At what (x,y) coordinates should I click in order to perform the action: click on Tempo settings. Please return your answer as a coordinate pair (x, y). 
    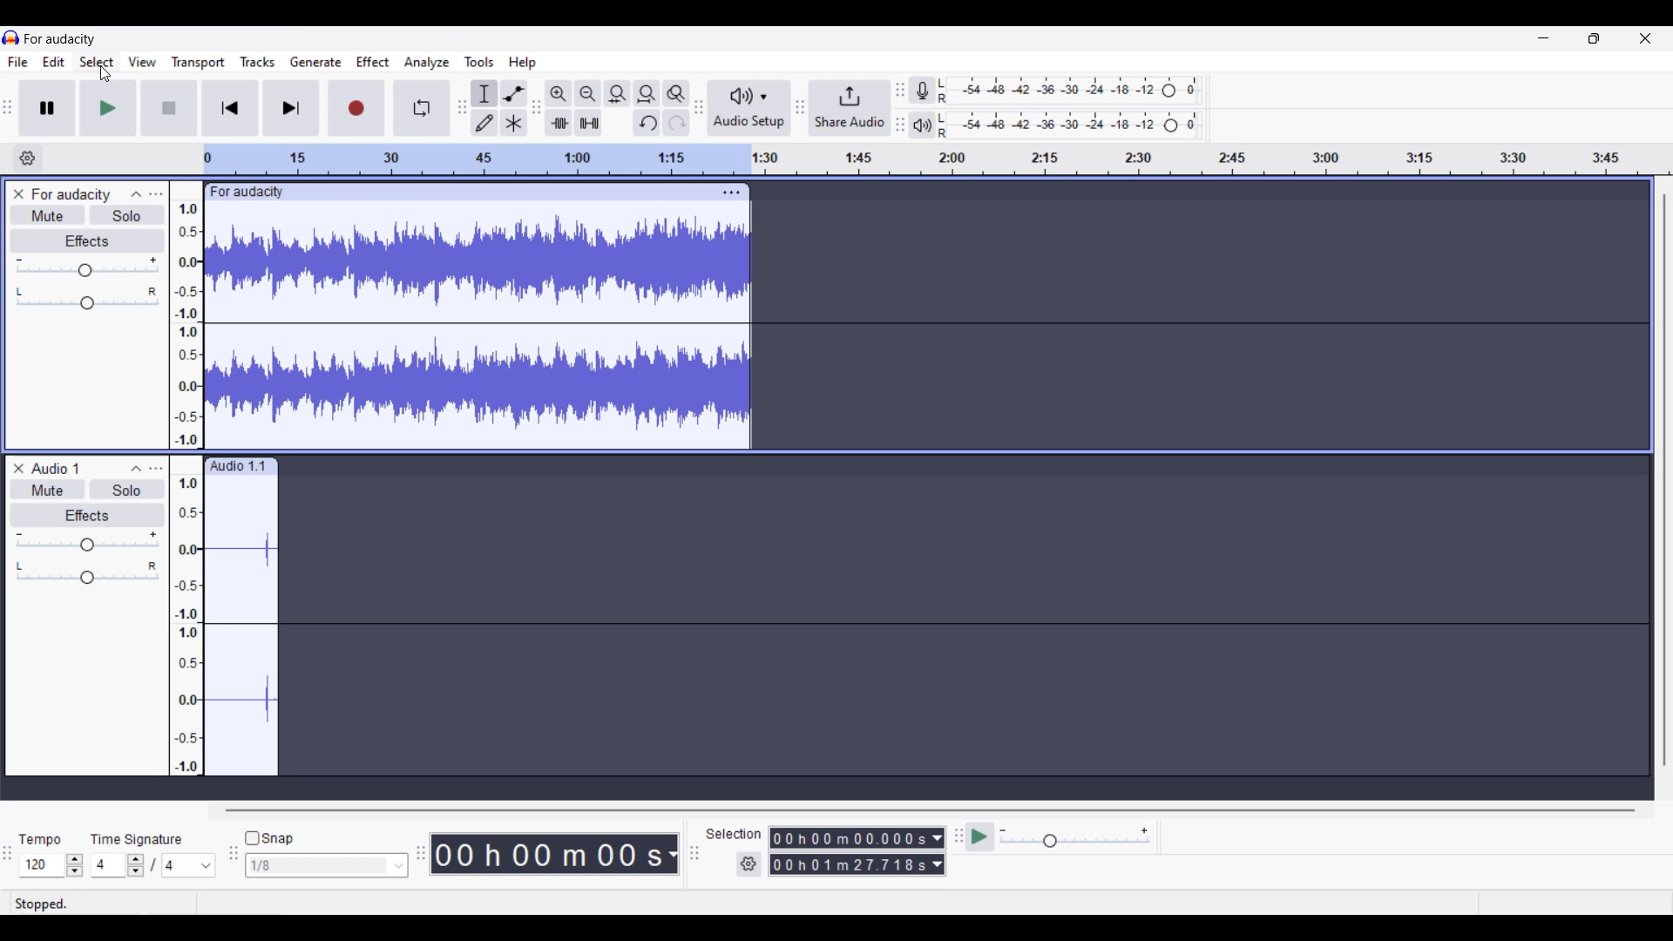
    Looking at the image, I should click on (51, 865).